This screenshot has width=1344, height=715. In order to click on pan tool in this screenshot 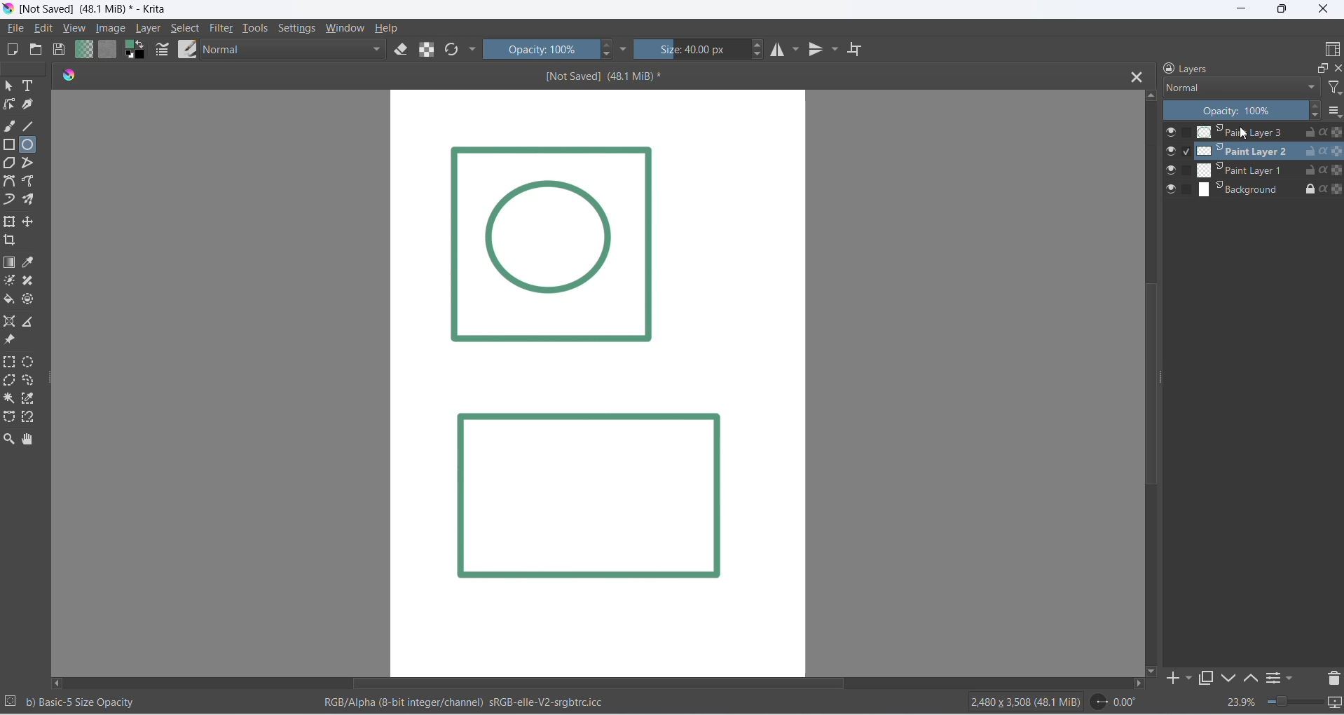, I will do `click(31, 440)`.